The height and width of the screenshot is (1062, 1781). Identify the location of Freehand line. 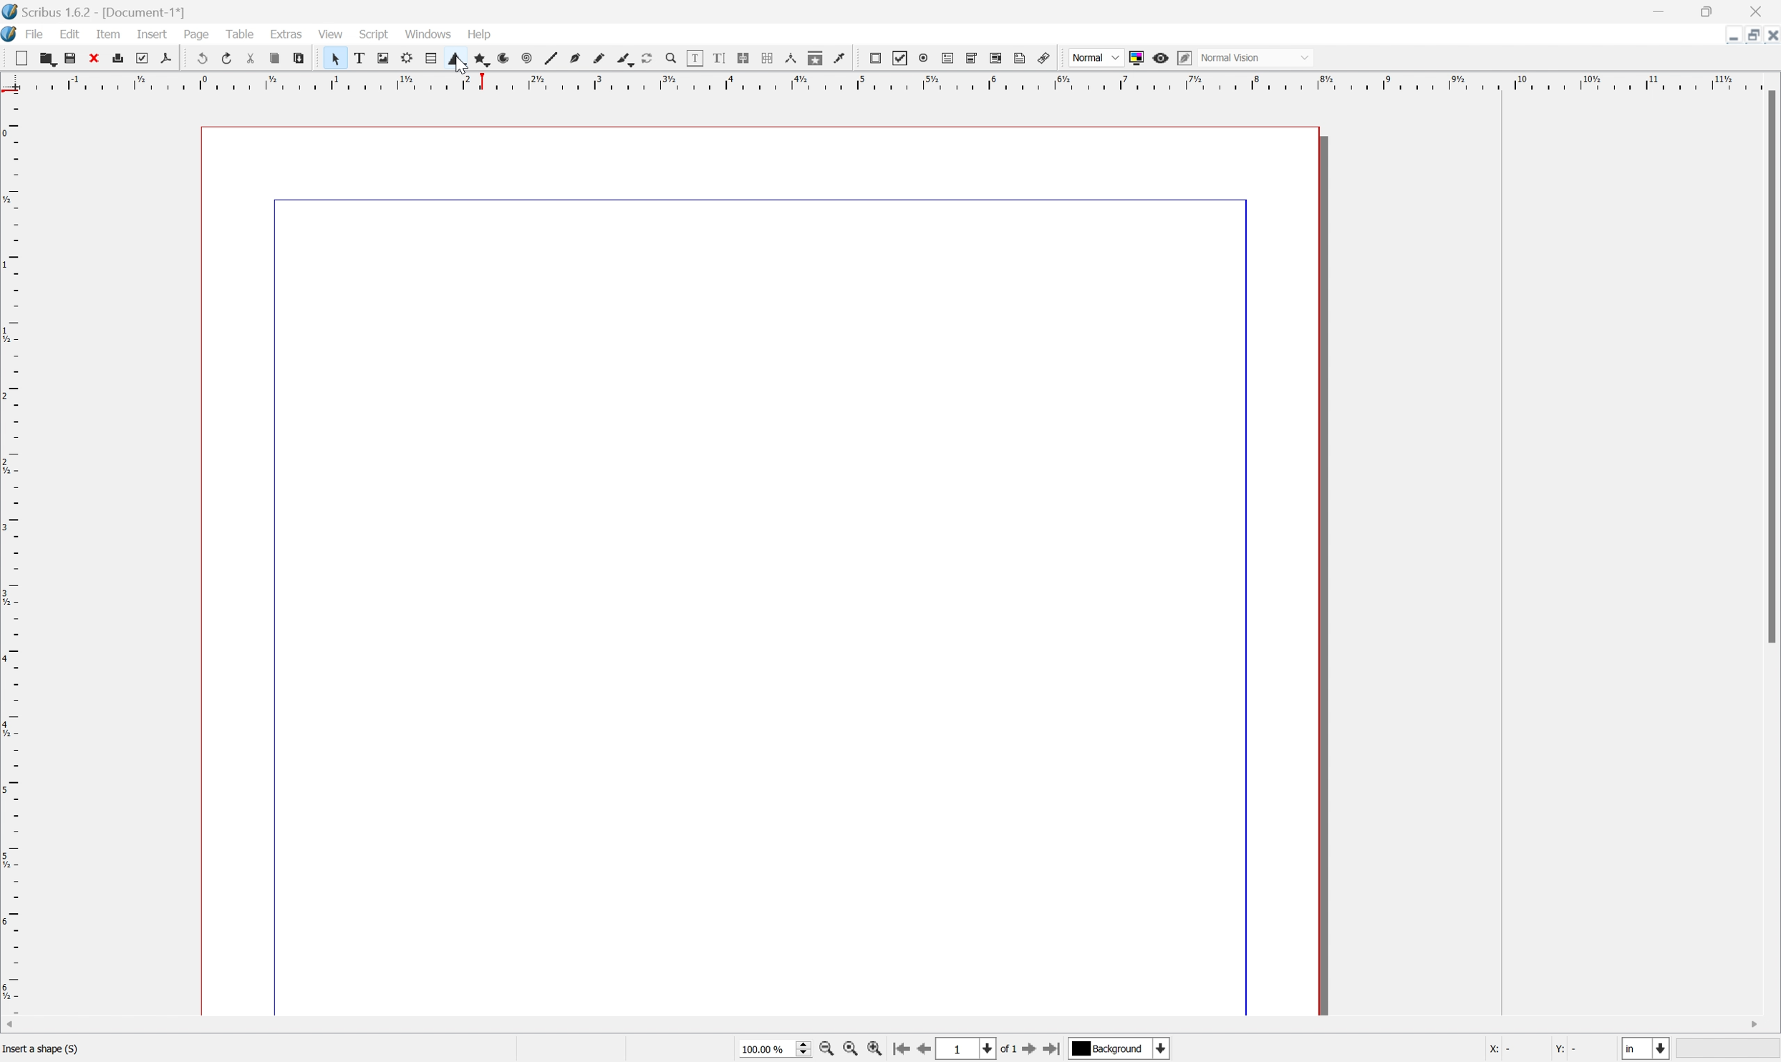
(600, 59).